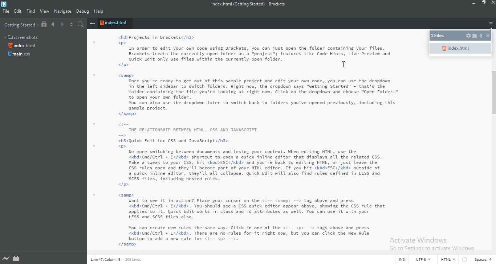  Describe the element at coordinates (251, 4) in the screenshot. I see `file name` at that location.